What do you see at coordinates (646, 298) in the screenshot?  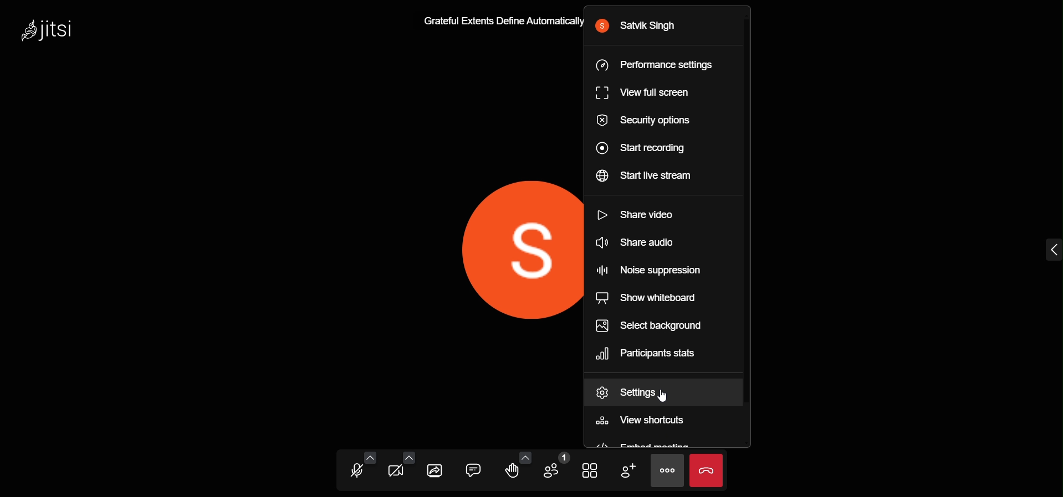 I see `show whiteboard` at bounding box center [646, 298].